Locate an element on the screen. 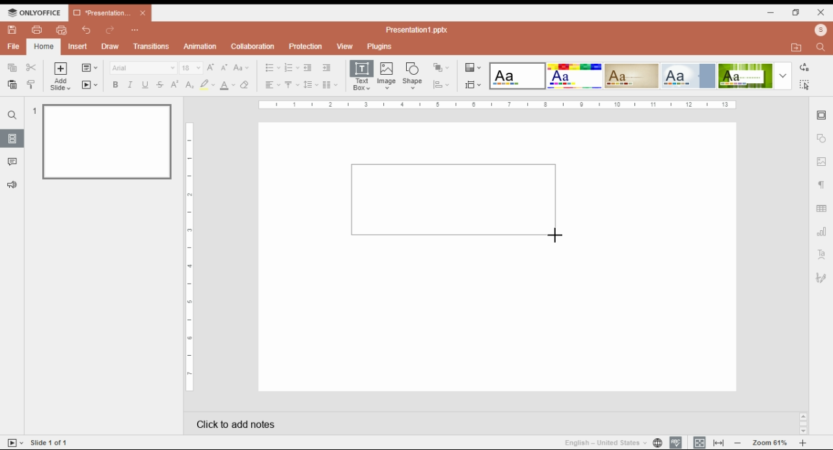  plugins is located at coordinates (379, 46).